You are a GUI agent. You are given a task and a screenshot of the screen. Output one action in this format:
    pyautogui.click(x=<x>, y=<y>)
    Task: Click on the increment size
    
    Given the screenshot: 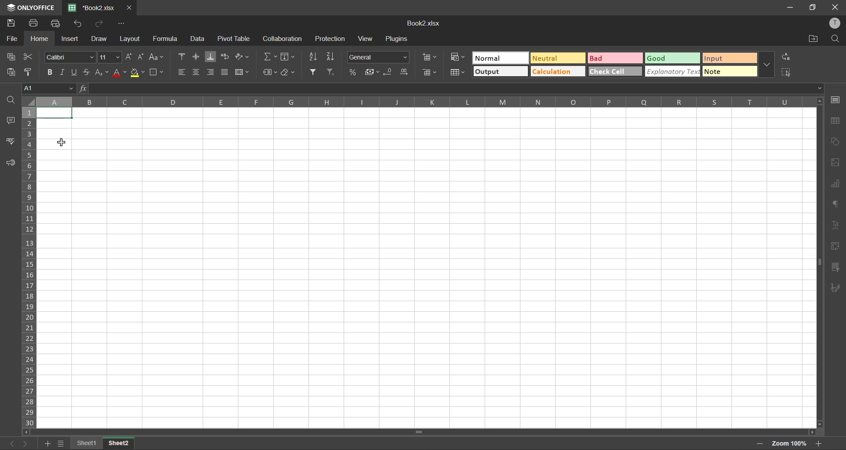 What is the action you would take?
    pyautogui.click(x=131, y=57)
    